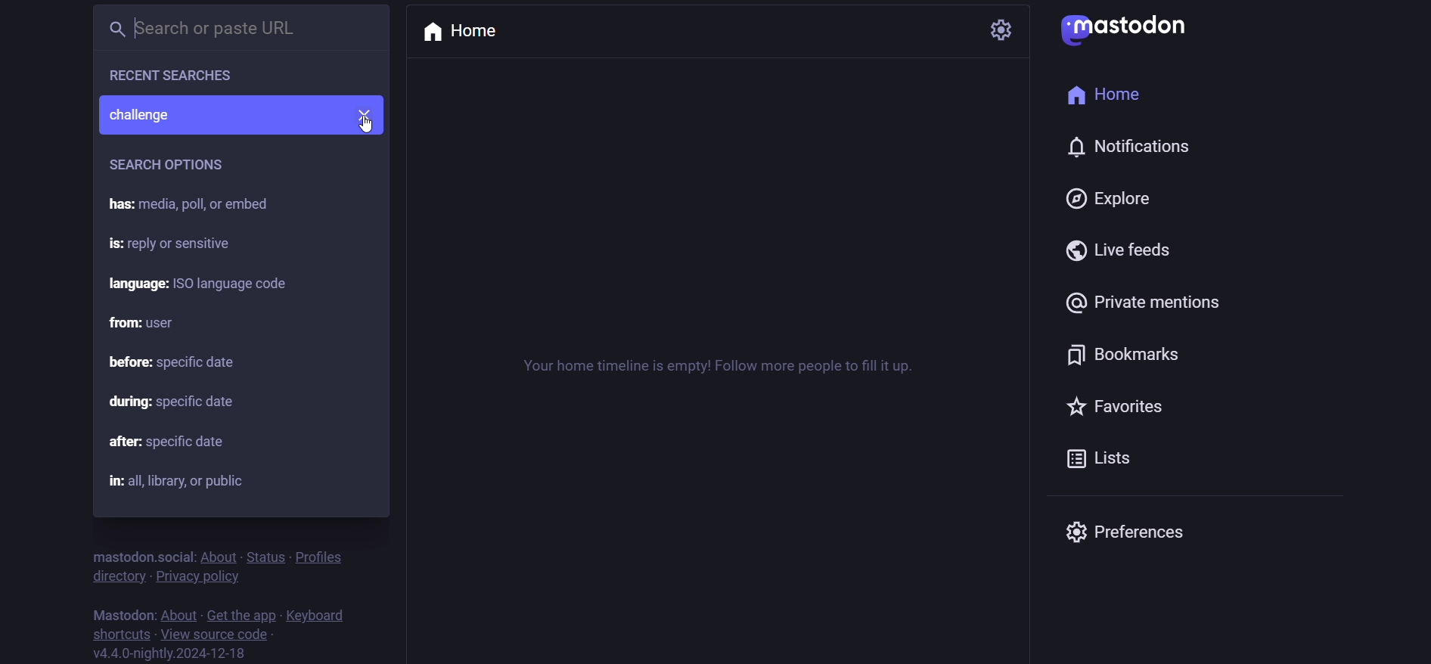 This screenshot has height=664, width=1431. I want to click on favorite, so click(1114, 404).